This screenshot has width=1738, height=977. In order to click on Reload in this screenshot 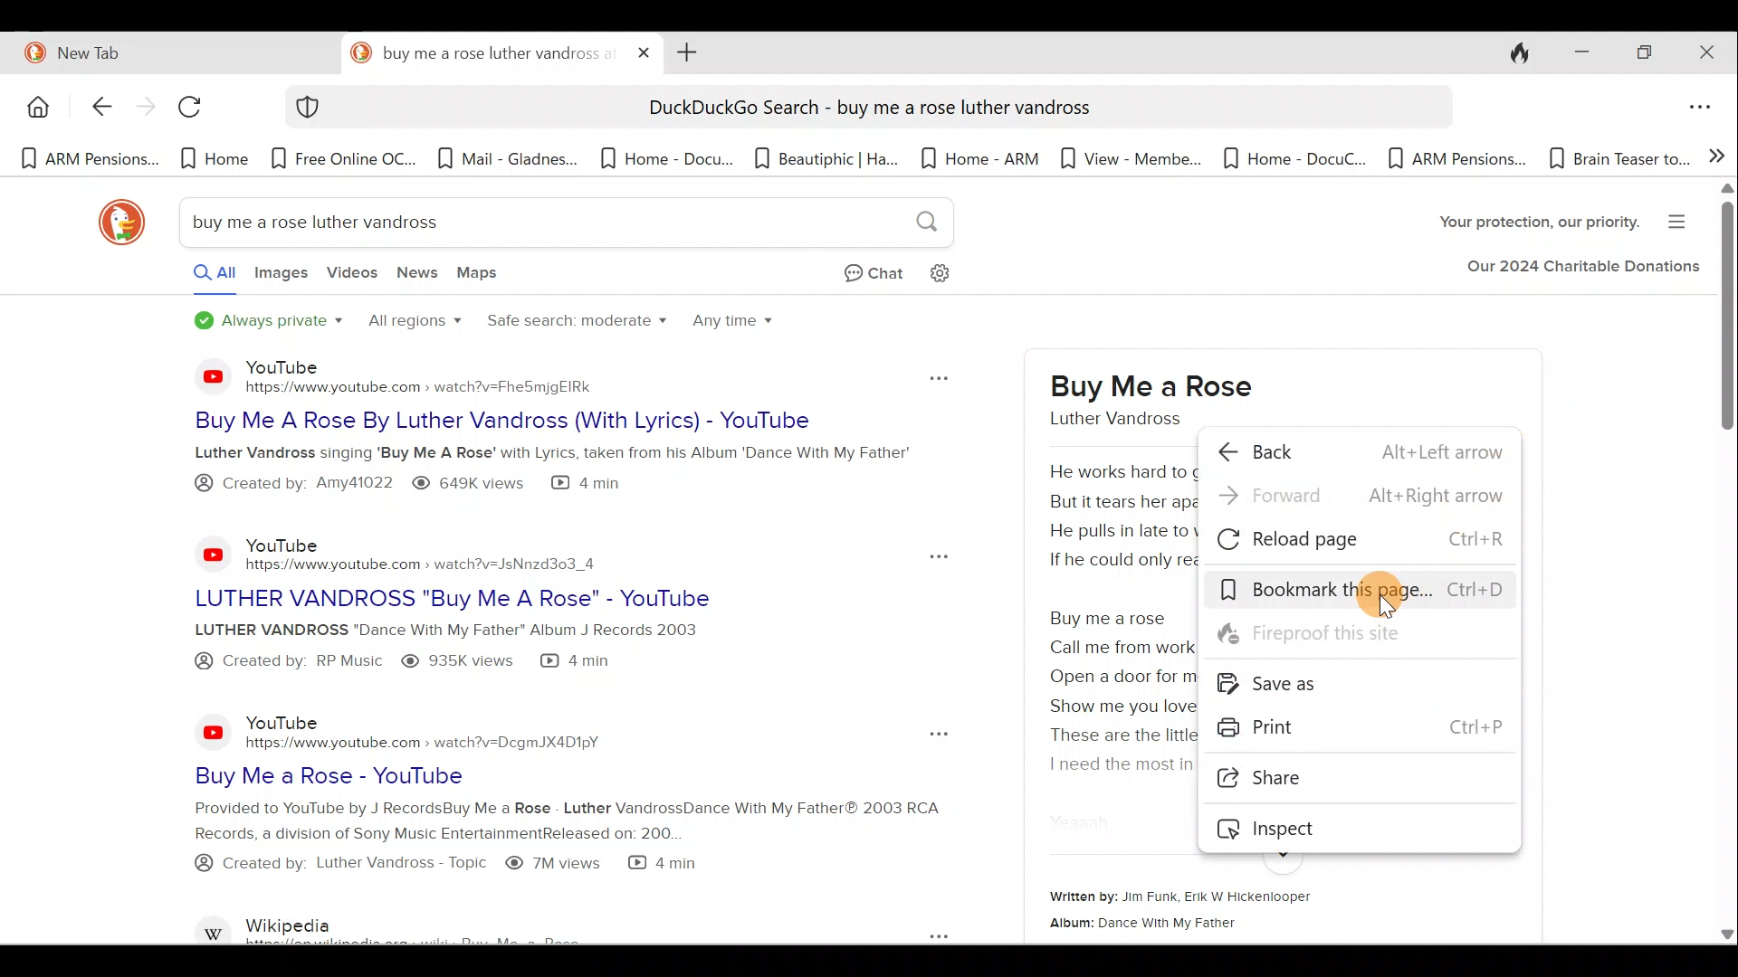, I will do `click(198, 113)`.